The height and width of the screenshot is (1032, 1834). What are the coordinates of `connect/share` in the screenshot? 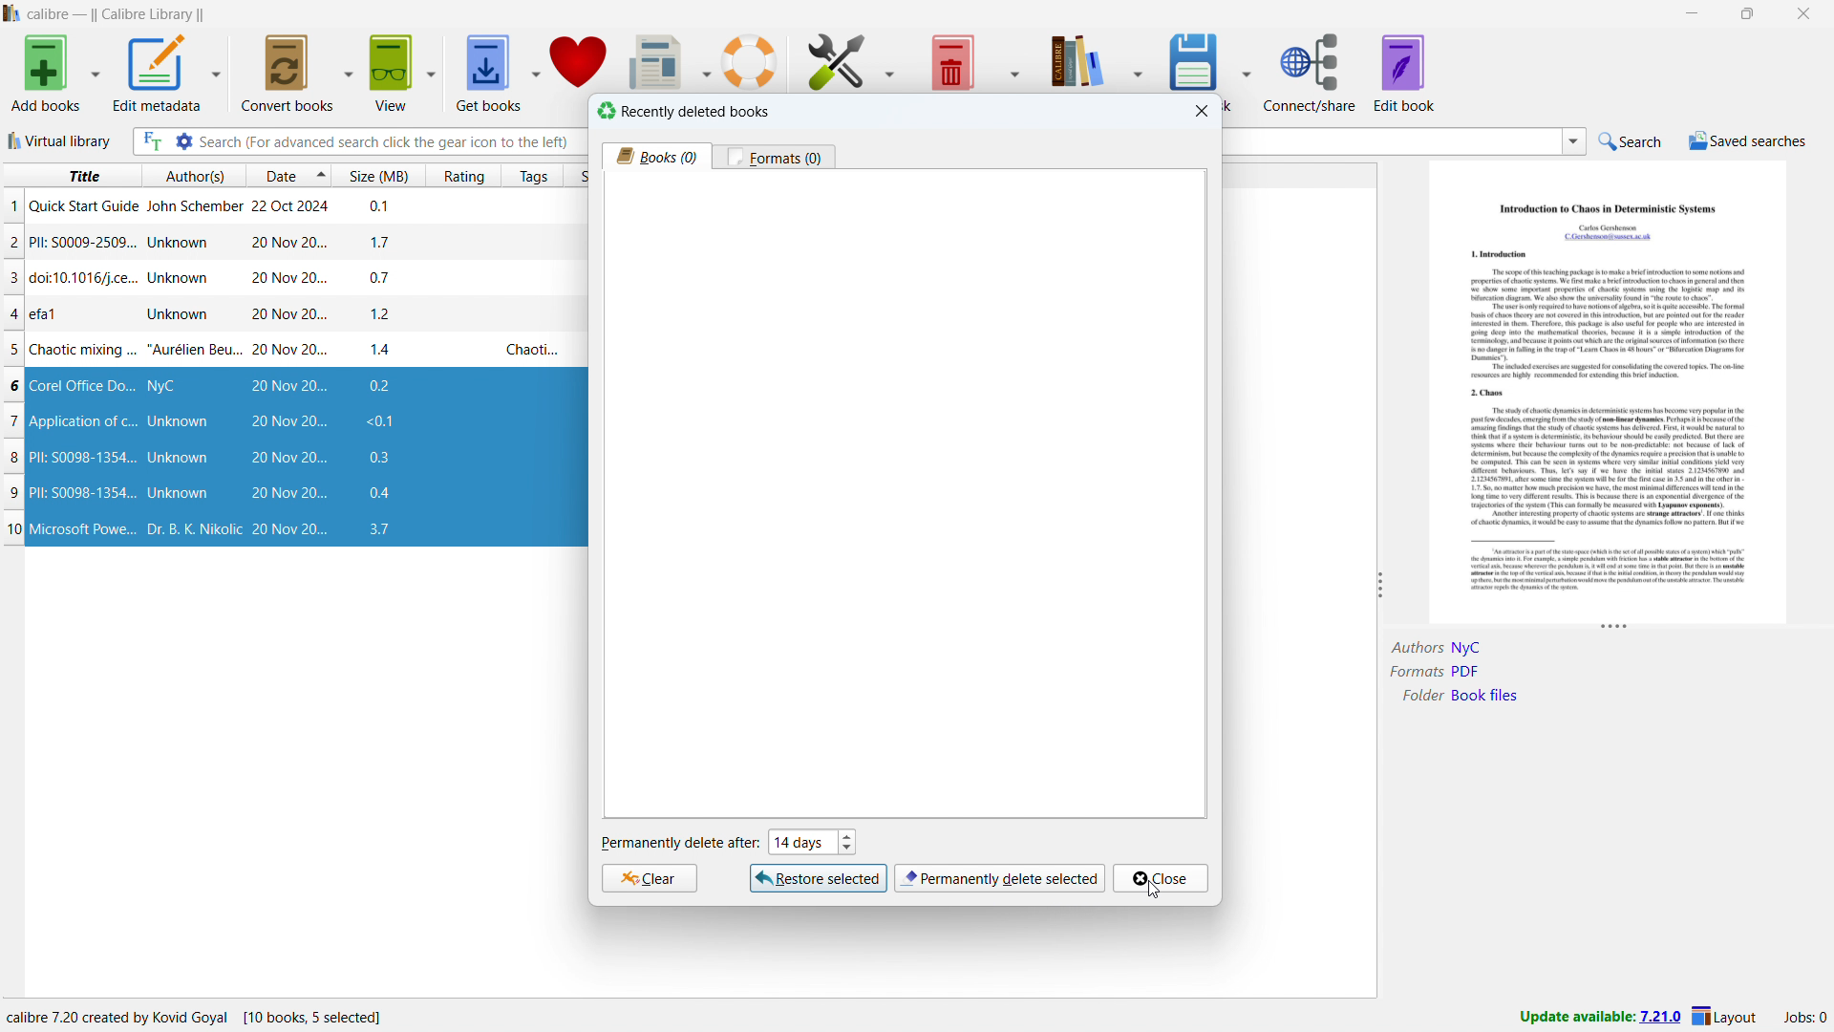 It's located at (1310, 71).